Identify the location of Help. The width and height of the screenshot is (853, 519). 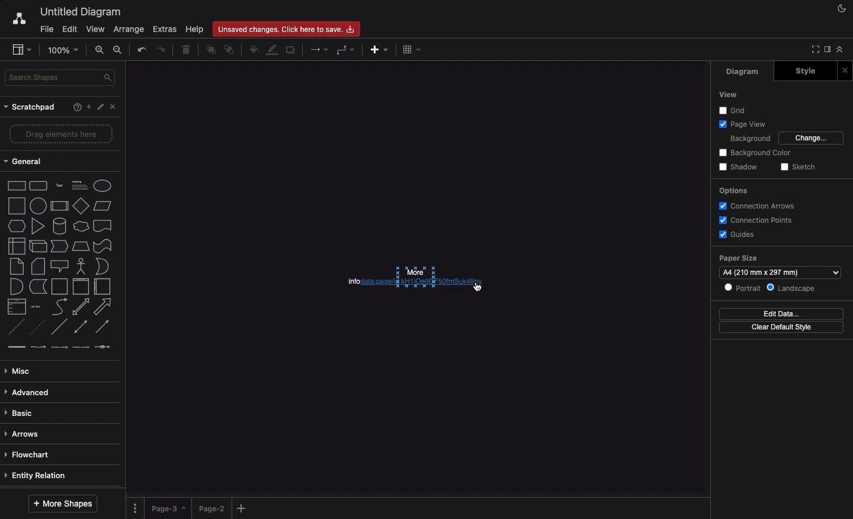
(75, 108).